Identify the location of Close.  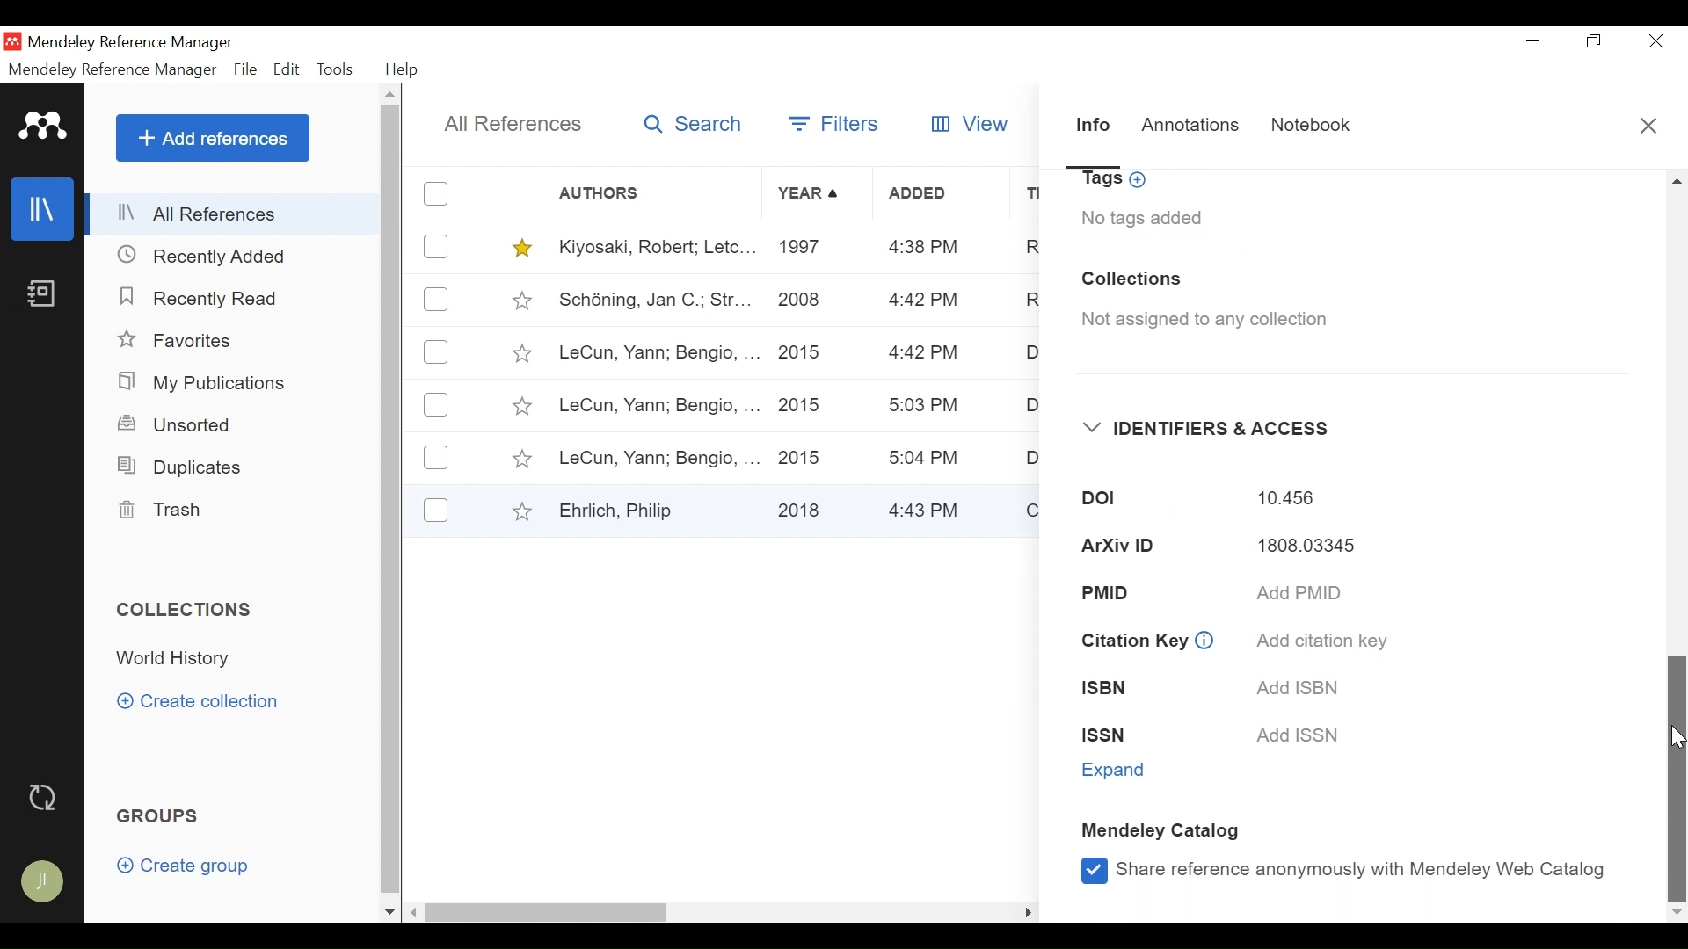
(1652, 41).